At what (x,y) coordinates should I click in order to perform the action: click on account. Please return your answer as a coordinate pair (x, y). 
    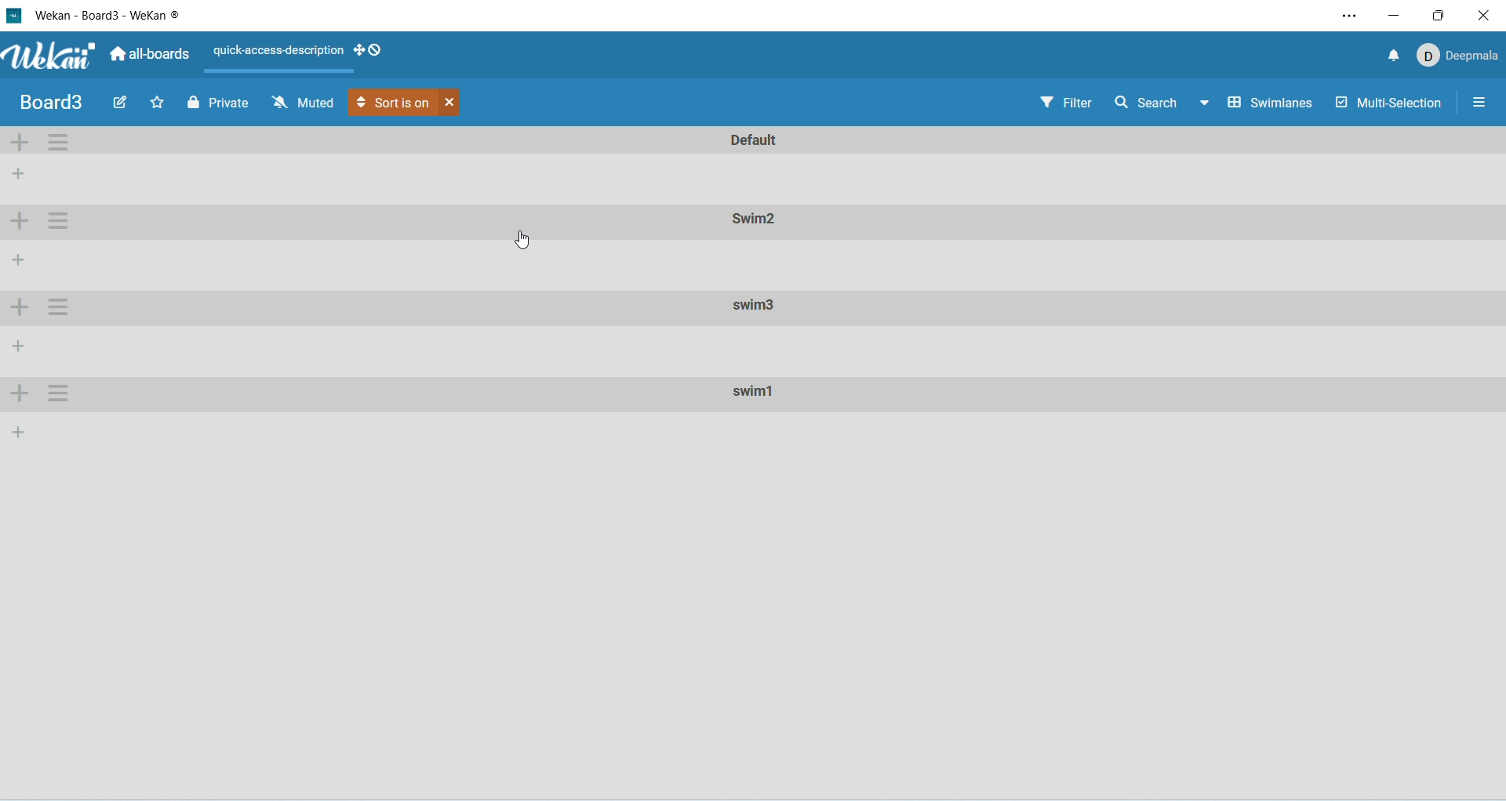
    Looking at the image, I should click on (1456, 54).